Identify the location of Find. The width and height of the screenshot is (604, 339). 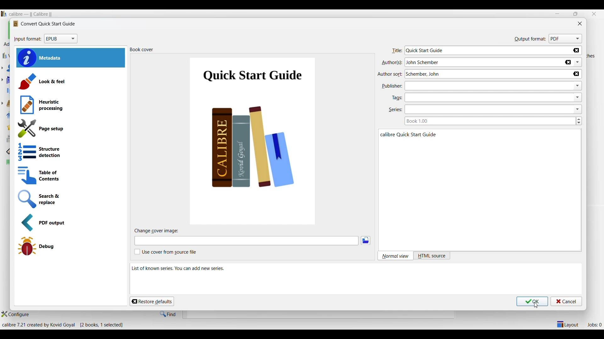
(168, 314).